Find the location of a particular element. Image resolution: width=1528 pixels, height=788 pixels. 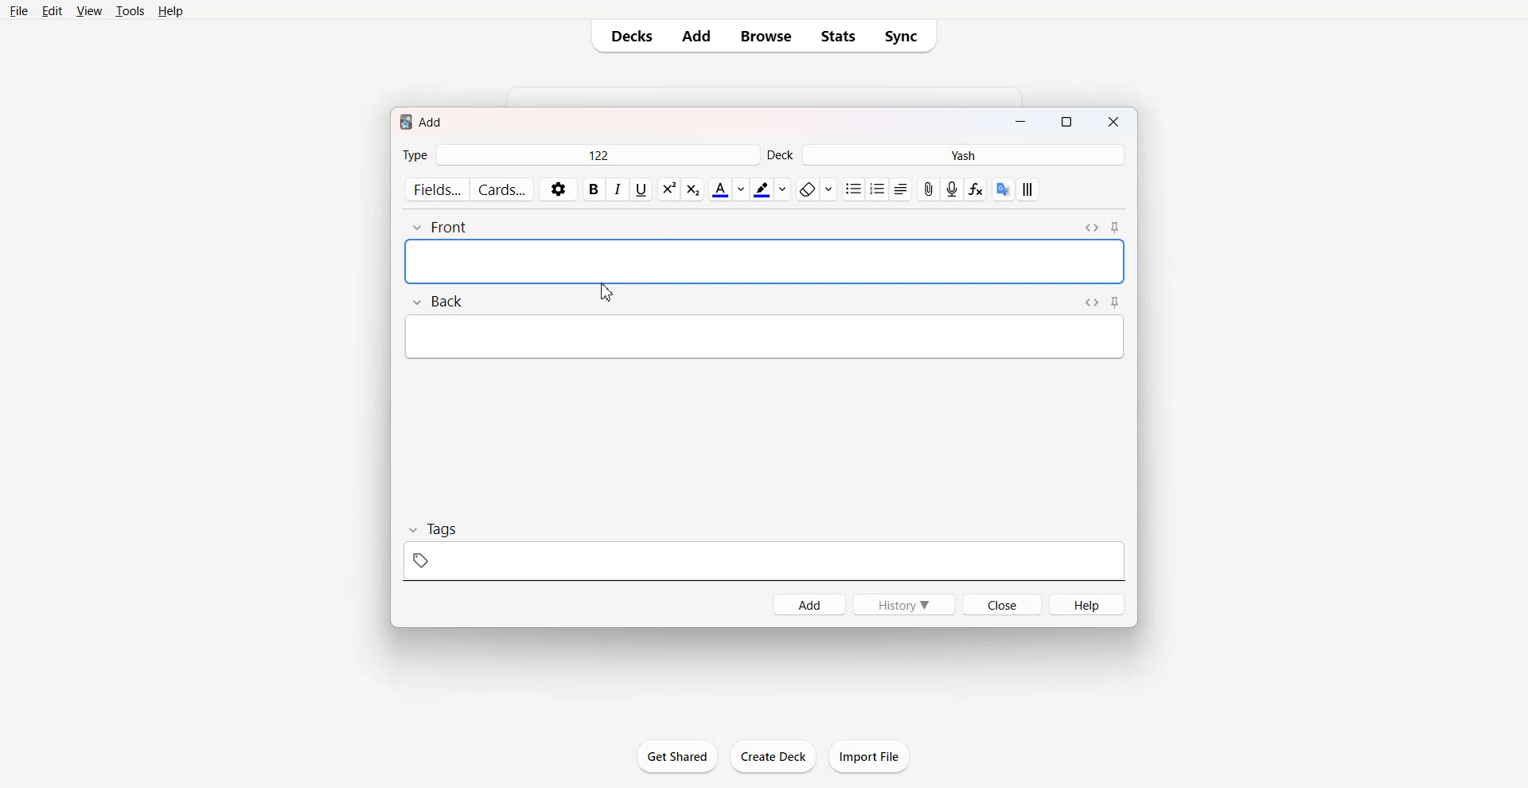

Close is located at coordinates (1002, 604).